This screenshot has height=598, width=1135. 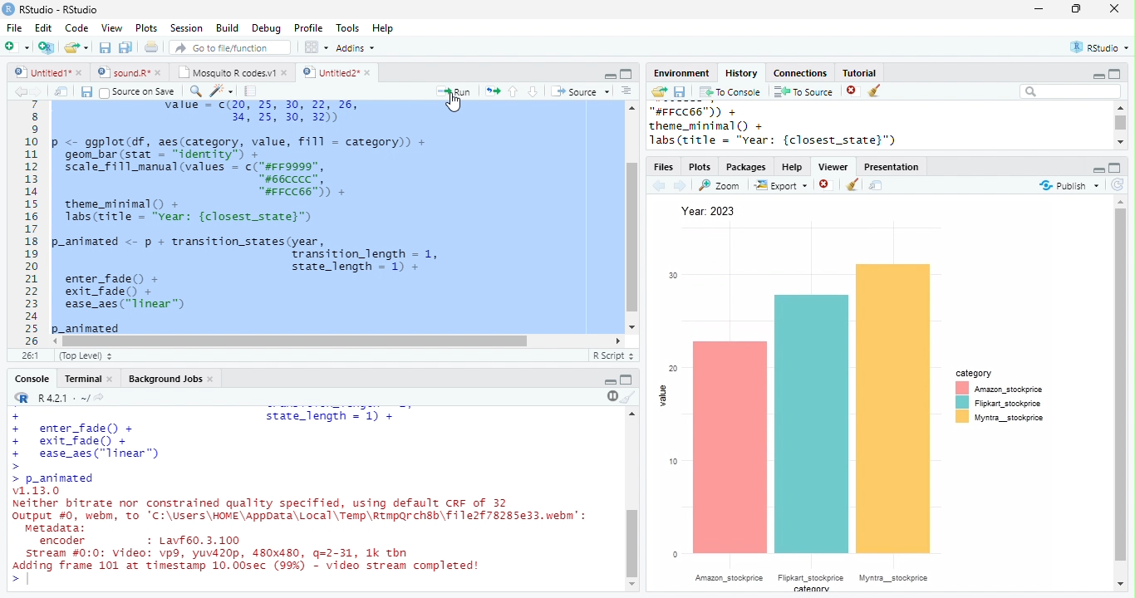 What do you see at coordinates (315, 47) in the screenshot?
I see `options` at bounding box center [315, 47].